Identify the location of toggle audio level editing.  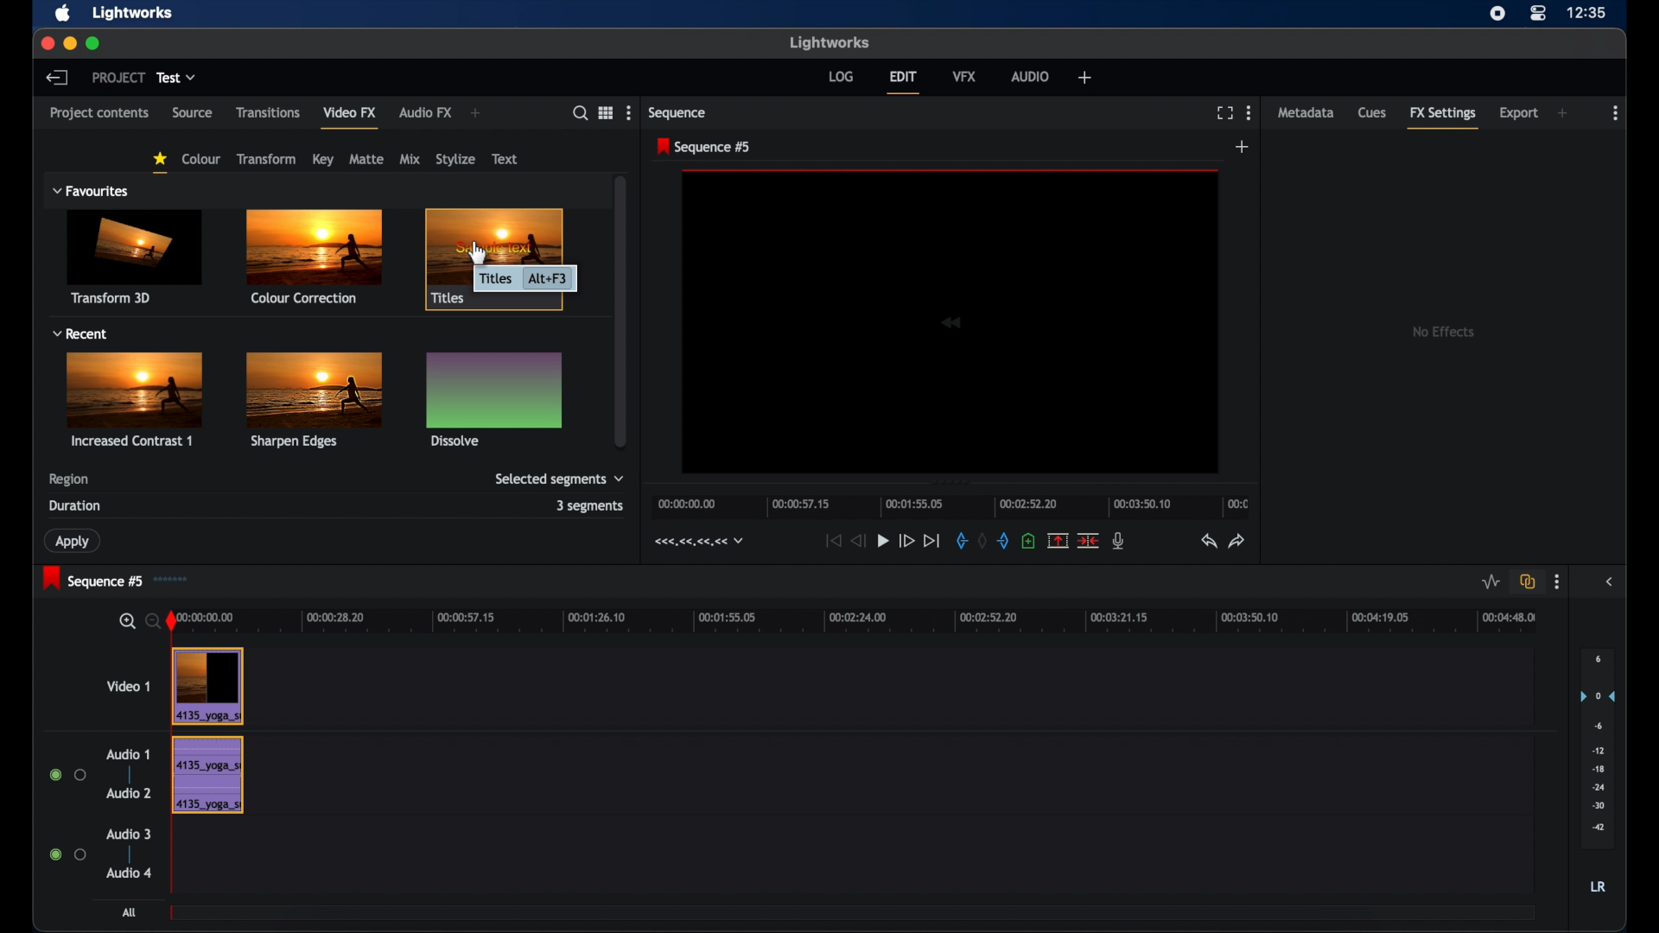
(1488, 582).